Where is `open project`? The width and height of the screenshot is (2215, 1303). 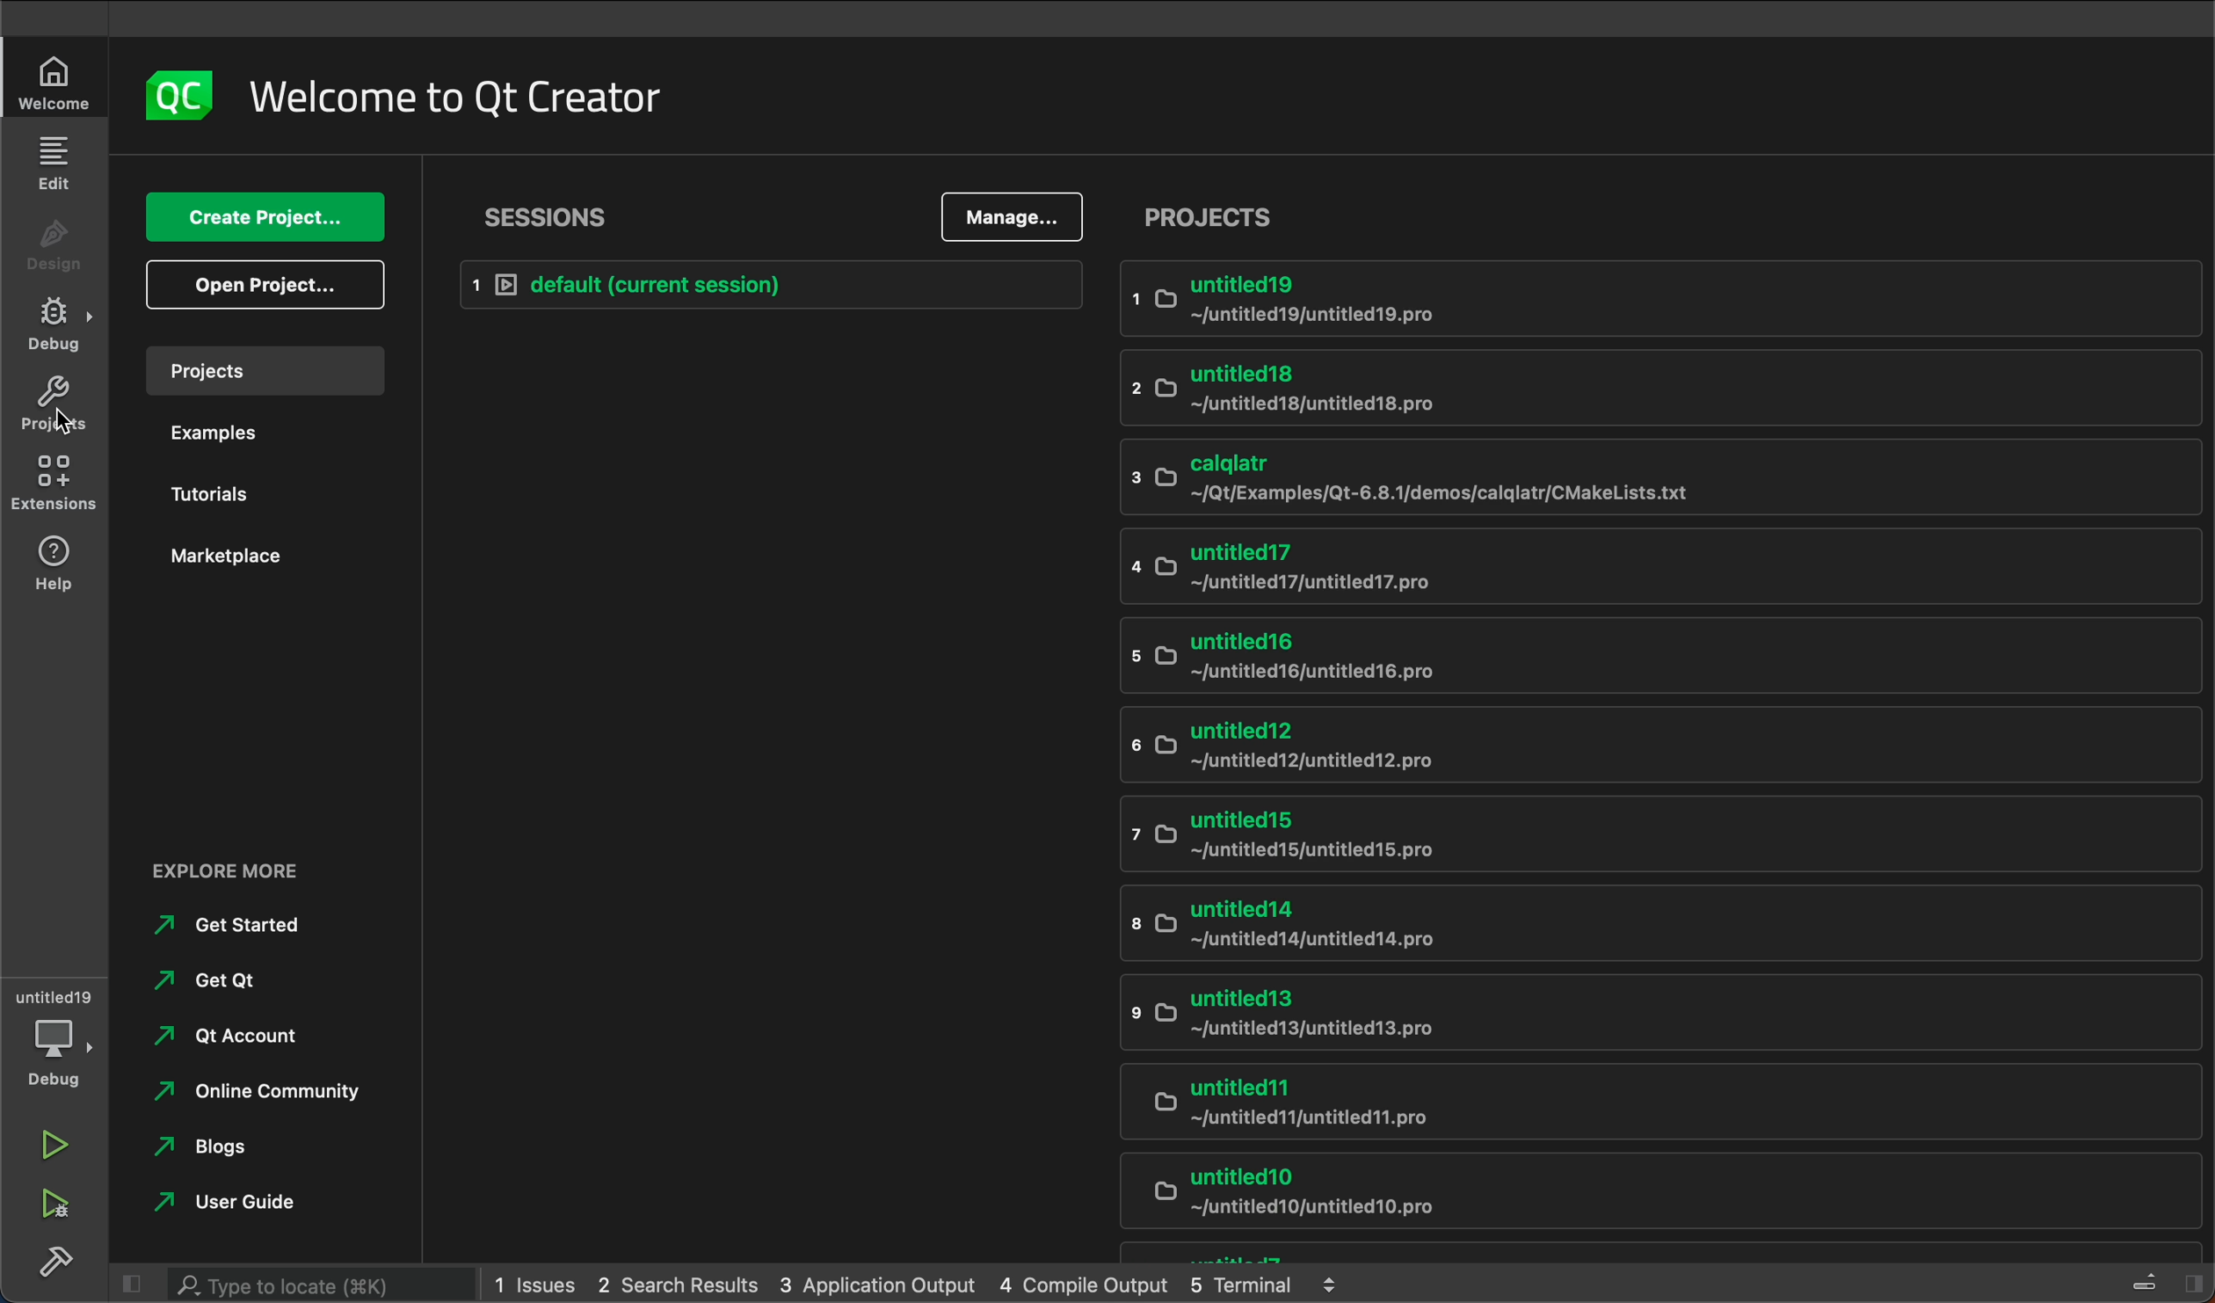 open project is located at coordinates (264, 285).